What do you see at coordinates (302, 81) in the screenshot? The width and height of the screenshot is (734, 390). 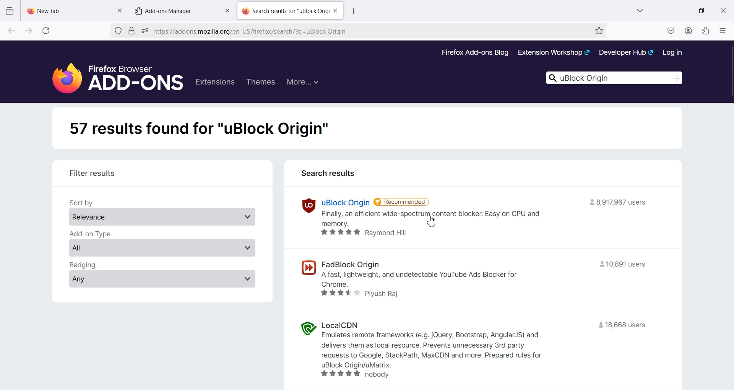 I see `More` at bounding box center [302, 81].